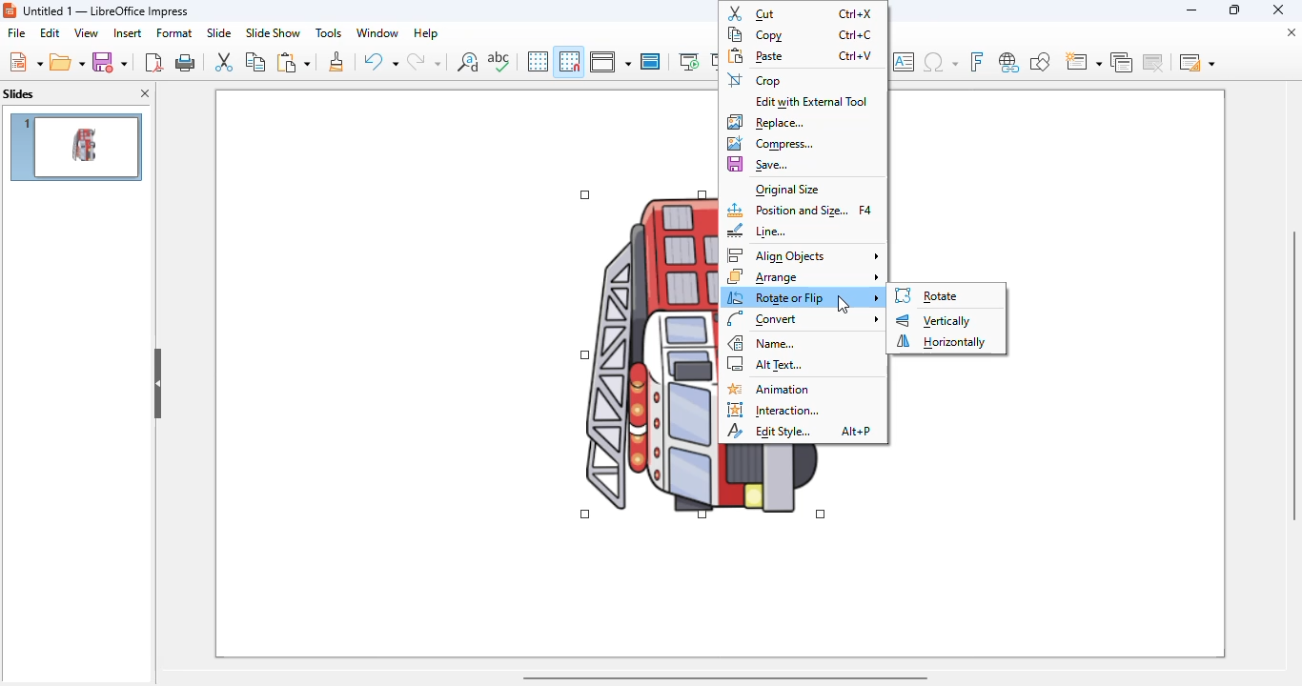 The height and width of the screenshot is (686, 1302). Describe the element at coordinates (802, 35) in the screenshot. I see `copy` at that location.